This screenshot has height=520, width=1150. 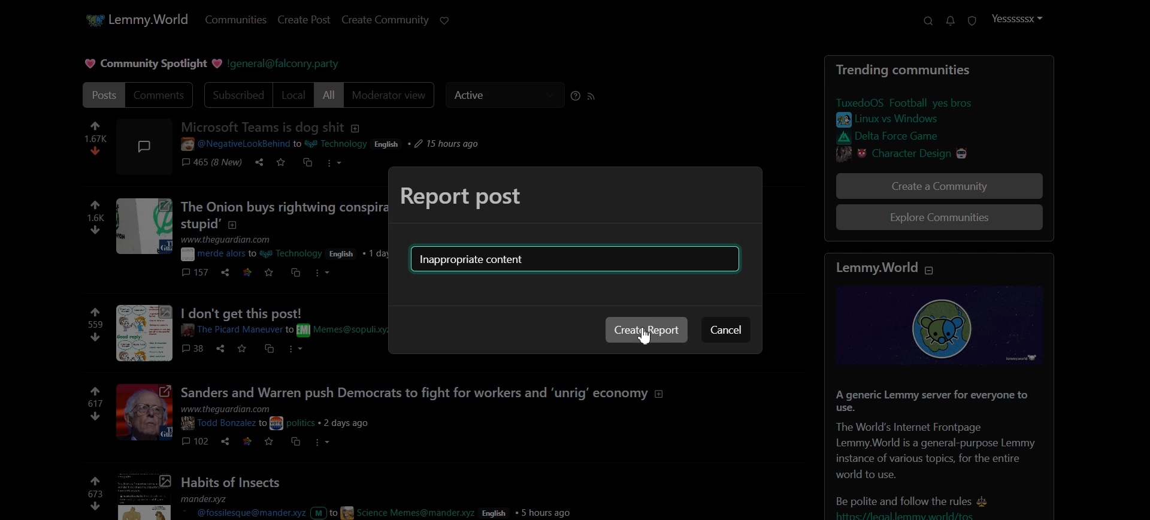 What do you see at coordinates (261, 163) in the screenshot?
I see `share` at bounding box center [261, 163].